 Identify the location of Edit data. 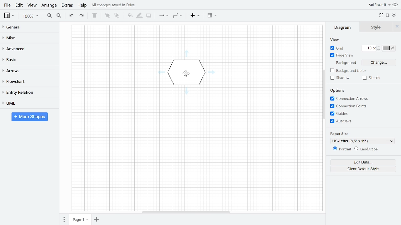
(363, 162).